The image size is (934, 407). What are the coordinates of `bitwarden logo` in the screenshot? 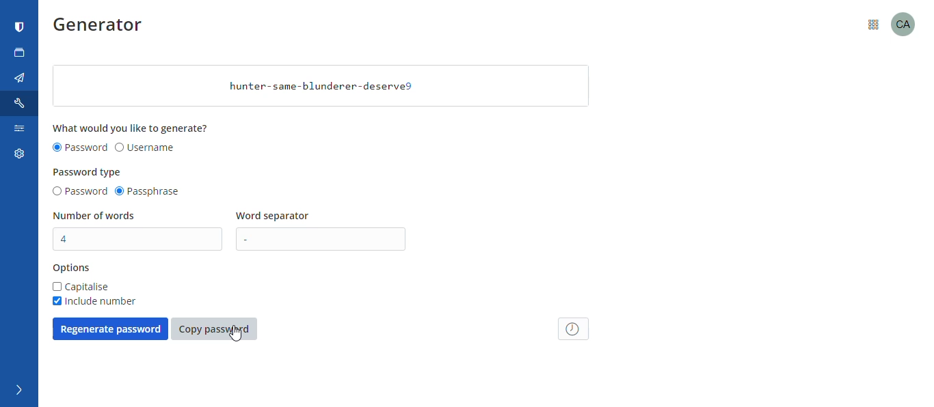 It's located at (20, 27).